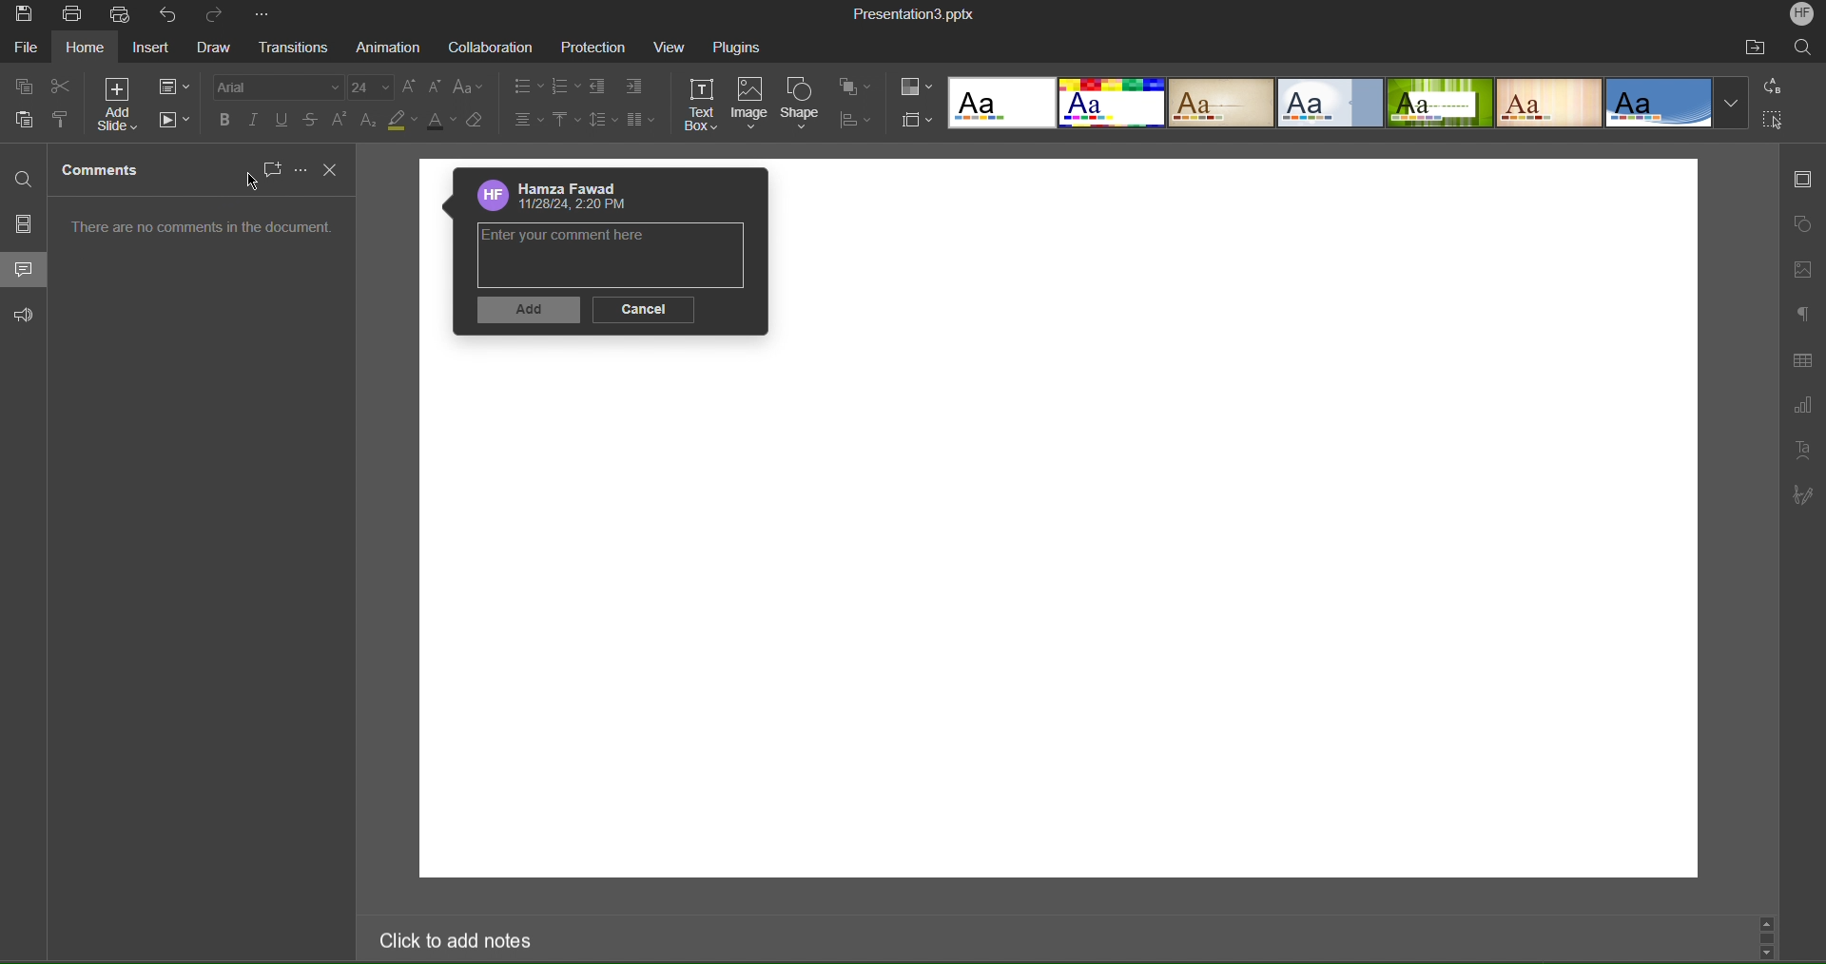 The height and width of the screenshot is (964, 1826). I want to click on Font Size, so click(372, 88).